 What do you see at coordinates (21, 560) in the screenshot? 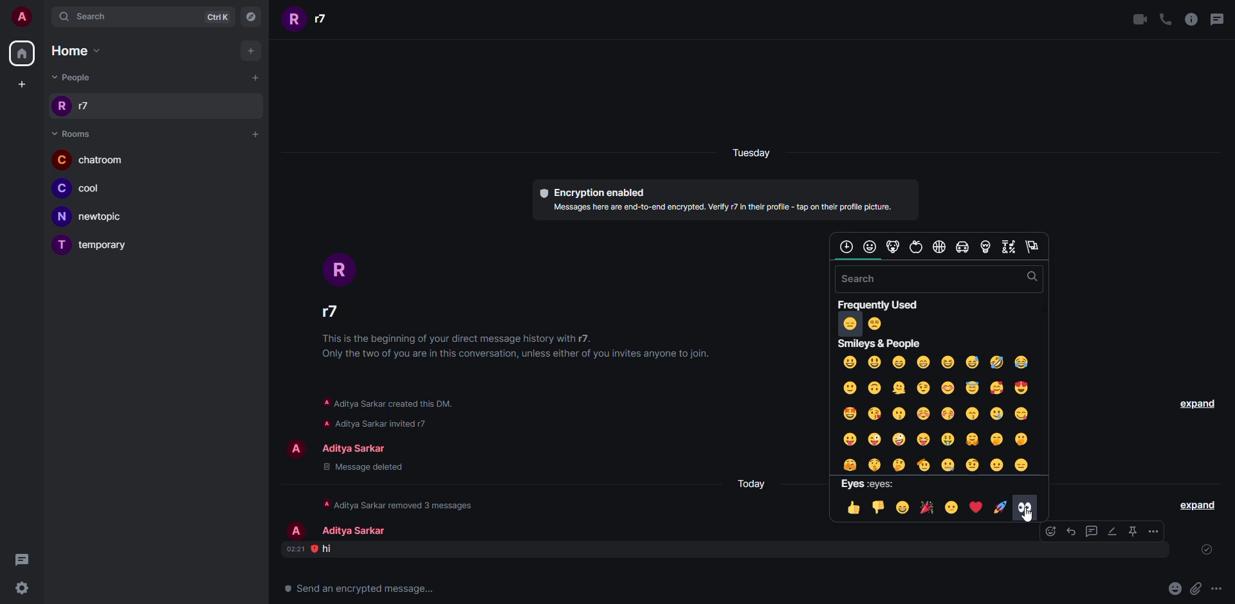
I see `threads` at bounding box center [21, 560].